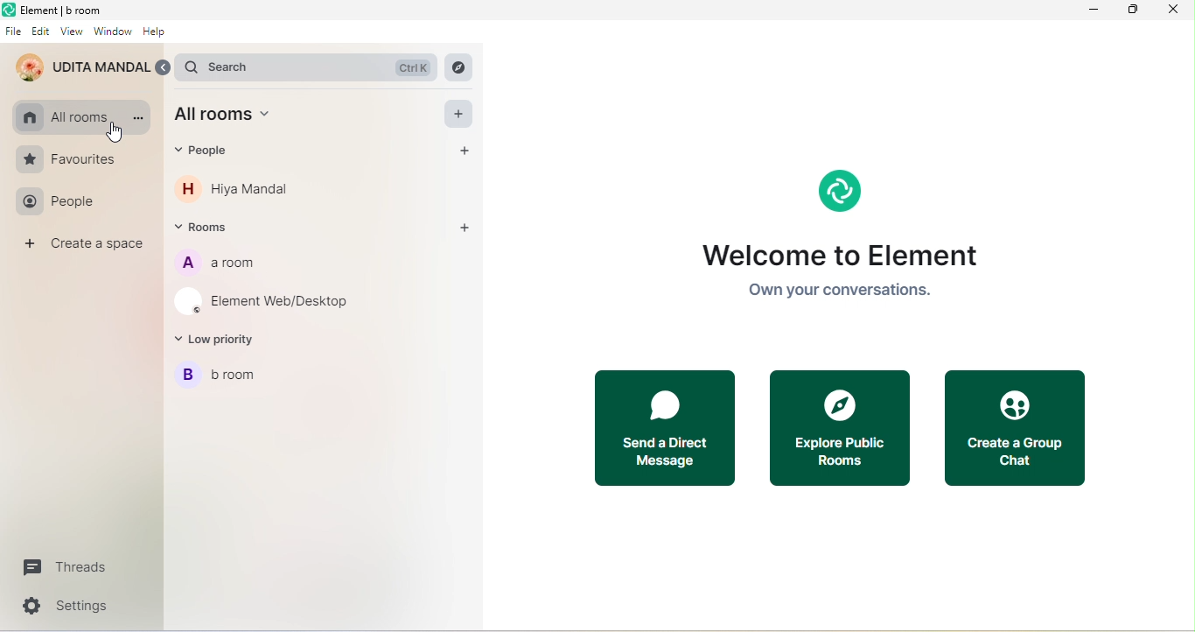 Image resolution: width=1195 pixels, height=632 pixels. Describe the element at coordinates (153, 32) in the screenshot. I see `help` at that location.